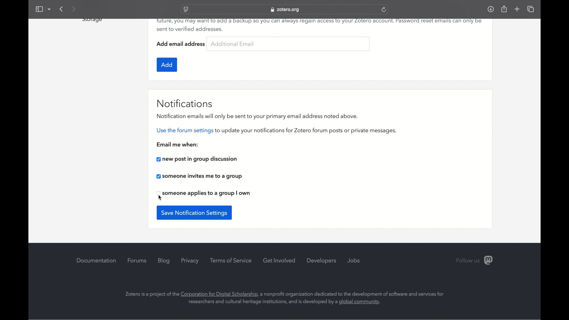  Describe the element at coordinates (39, 9) in the screenshot. I see `show sidebar` at that location.